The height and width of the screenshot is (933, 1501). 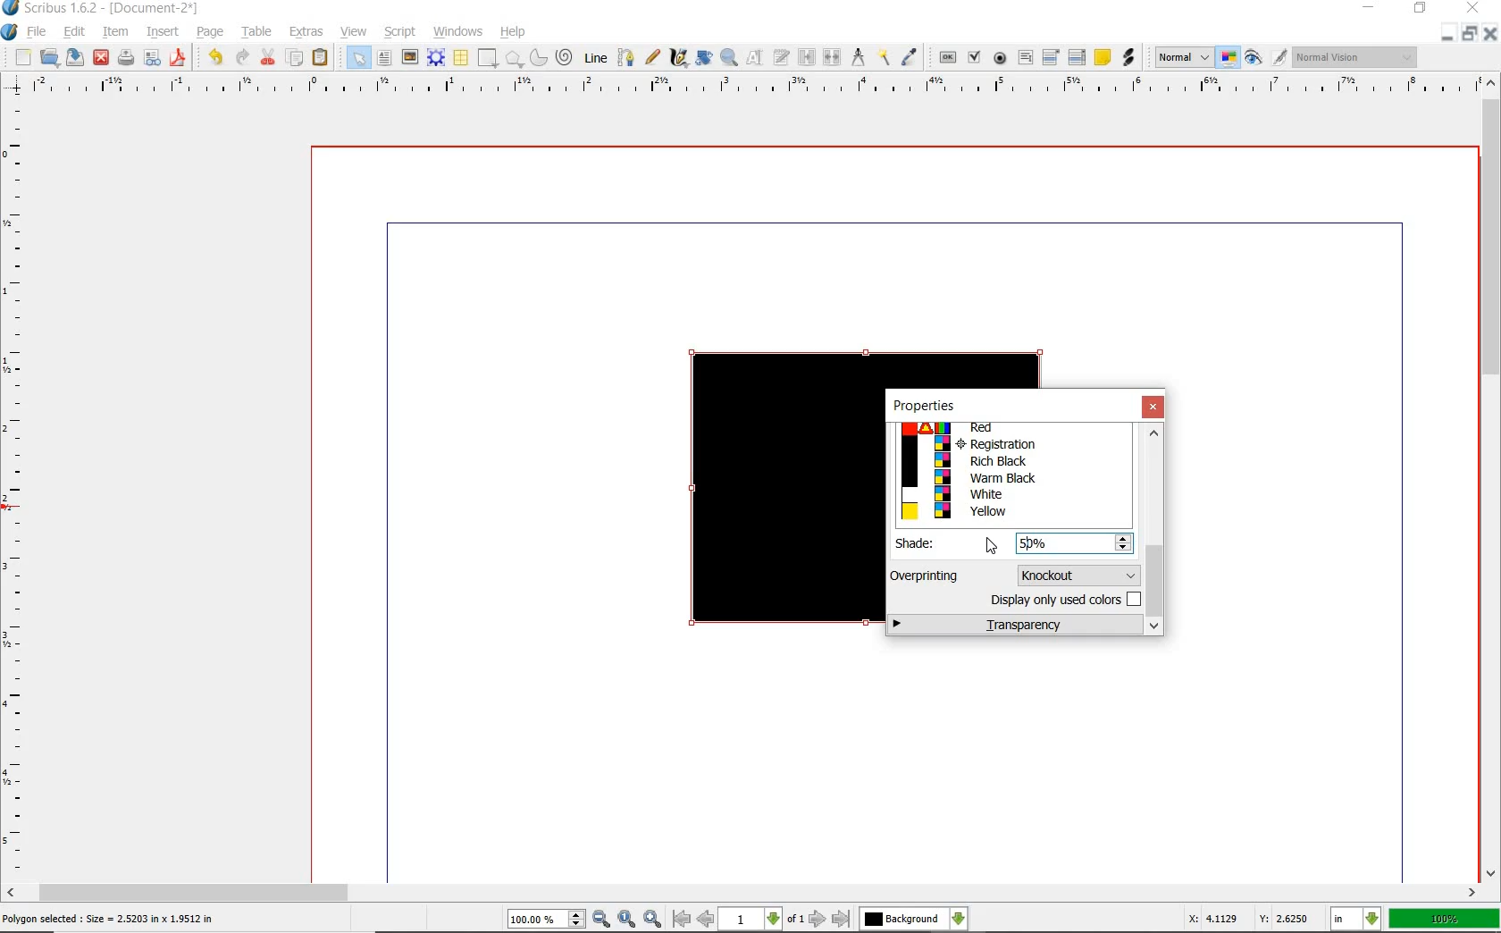 I want to click on select the current unit, so click(x=1357, y=920).